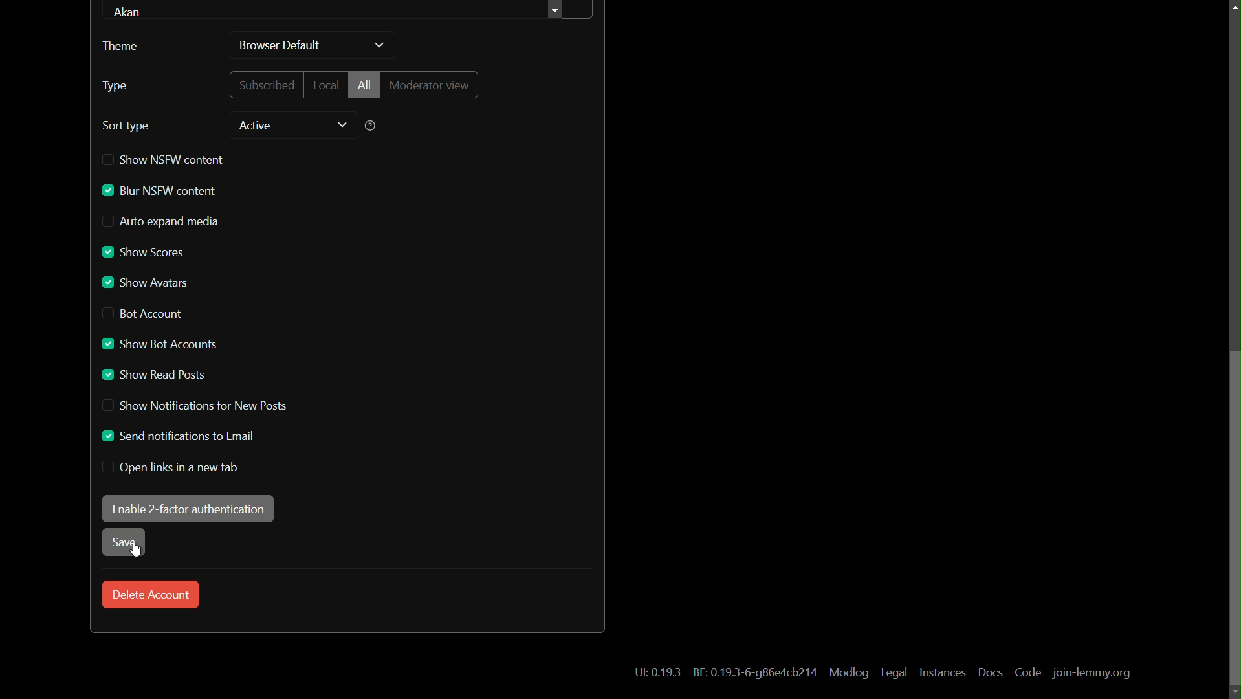 The height and width of the screenshot is (699, 1241). Describe the element at coordinates (849, 673) in the screenshot. I see `modlog` at that location.